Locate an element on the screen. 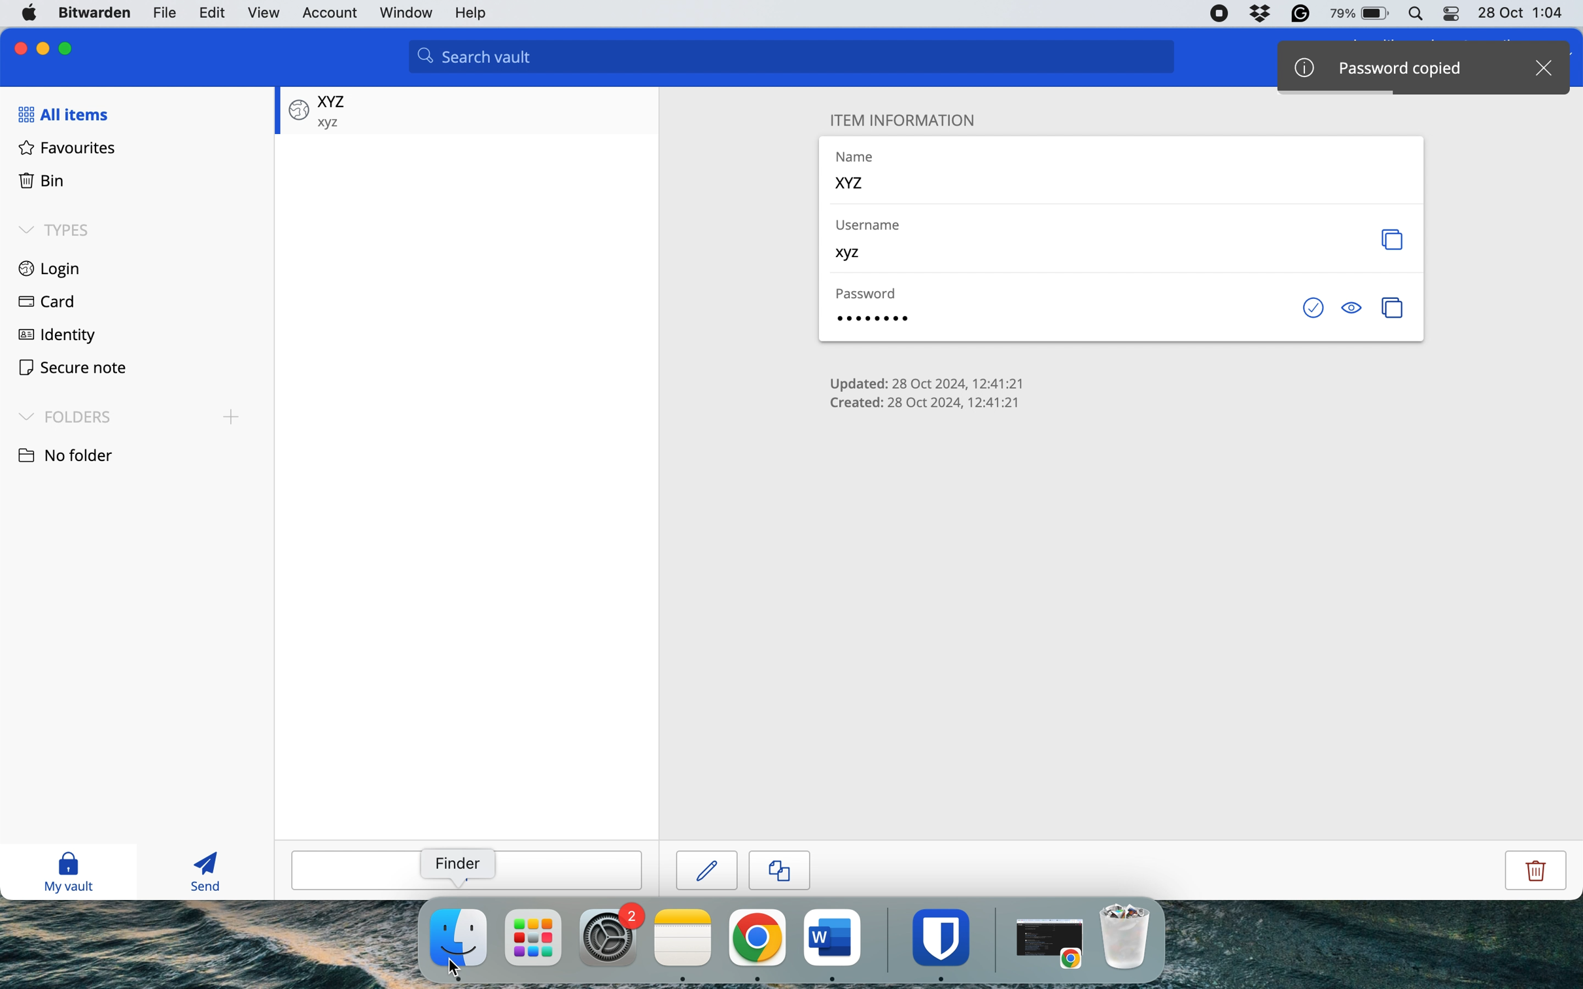  card is located at coordinates (45, 300).